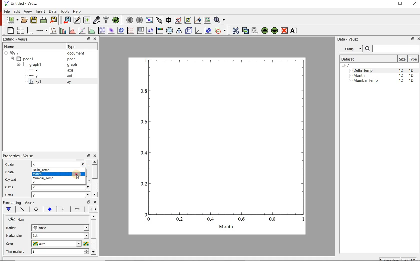  Describe the element at coordinates (41, 30) in the screenshot. I see `Add an axis to the plot` at that location.